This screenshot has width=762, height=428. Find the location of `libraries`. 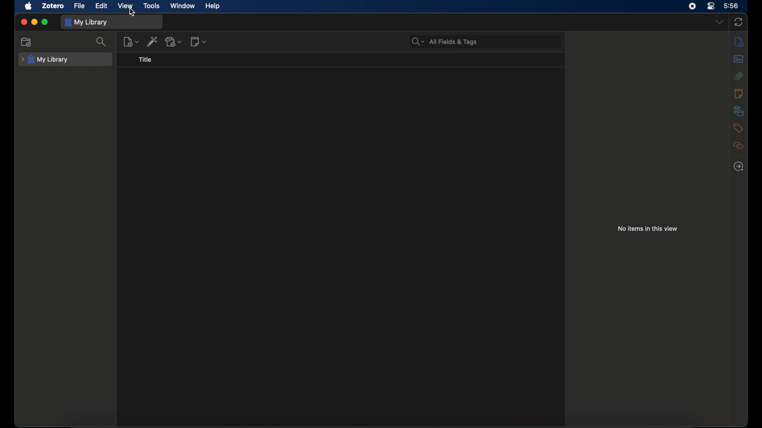

libraries is located at coordinates (738, 111).